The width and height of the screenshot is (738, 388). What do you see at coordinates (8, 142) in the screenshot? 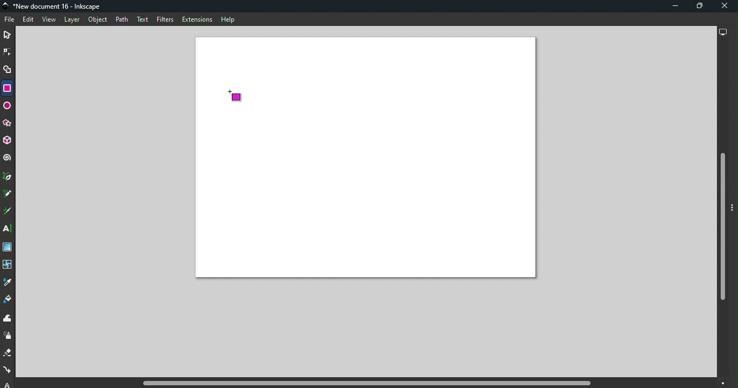
I see `3D box tool` at bounding box center [8, 142].